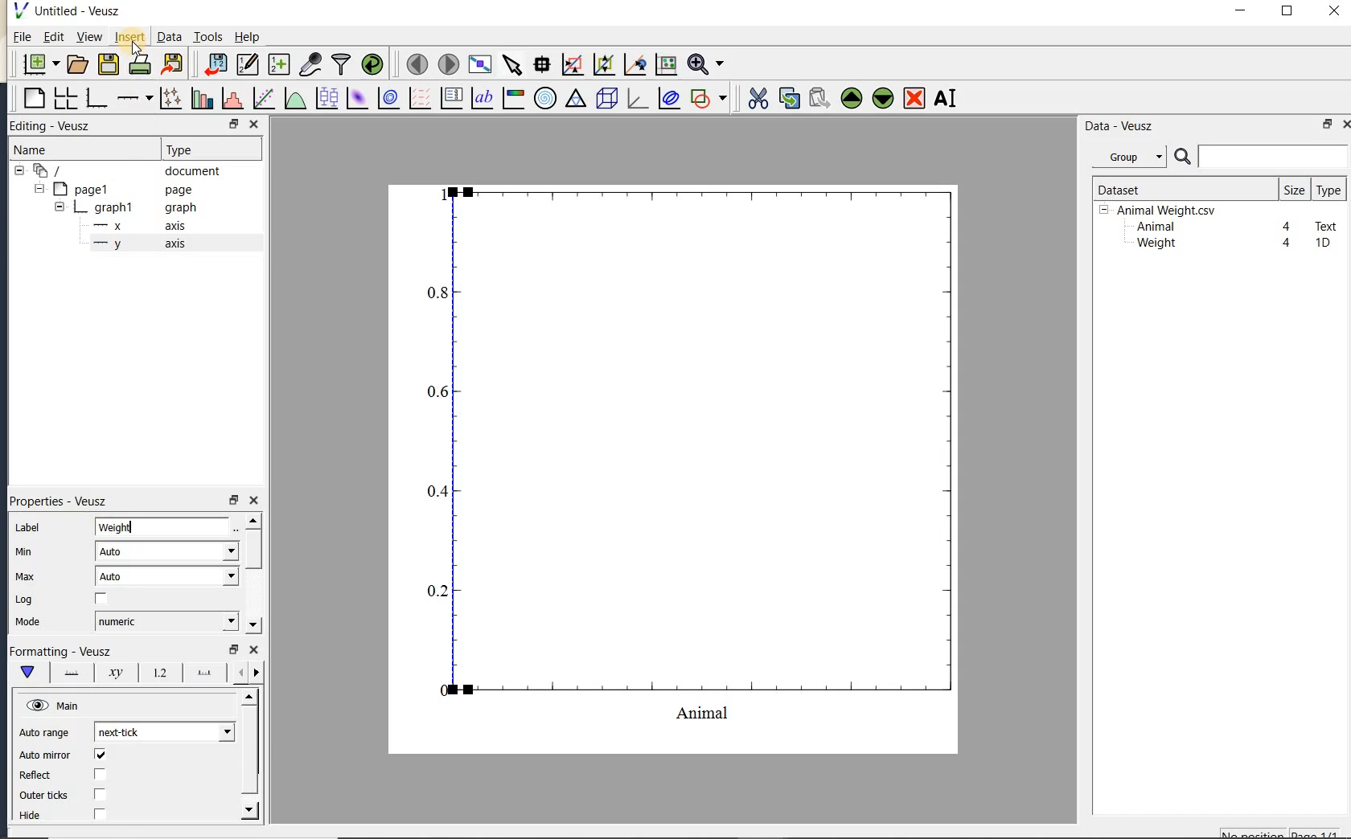 The width and height of the screenshot is (1351, 839). I want to click on ternary graph, so click(575, 100).